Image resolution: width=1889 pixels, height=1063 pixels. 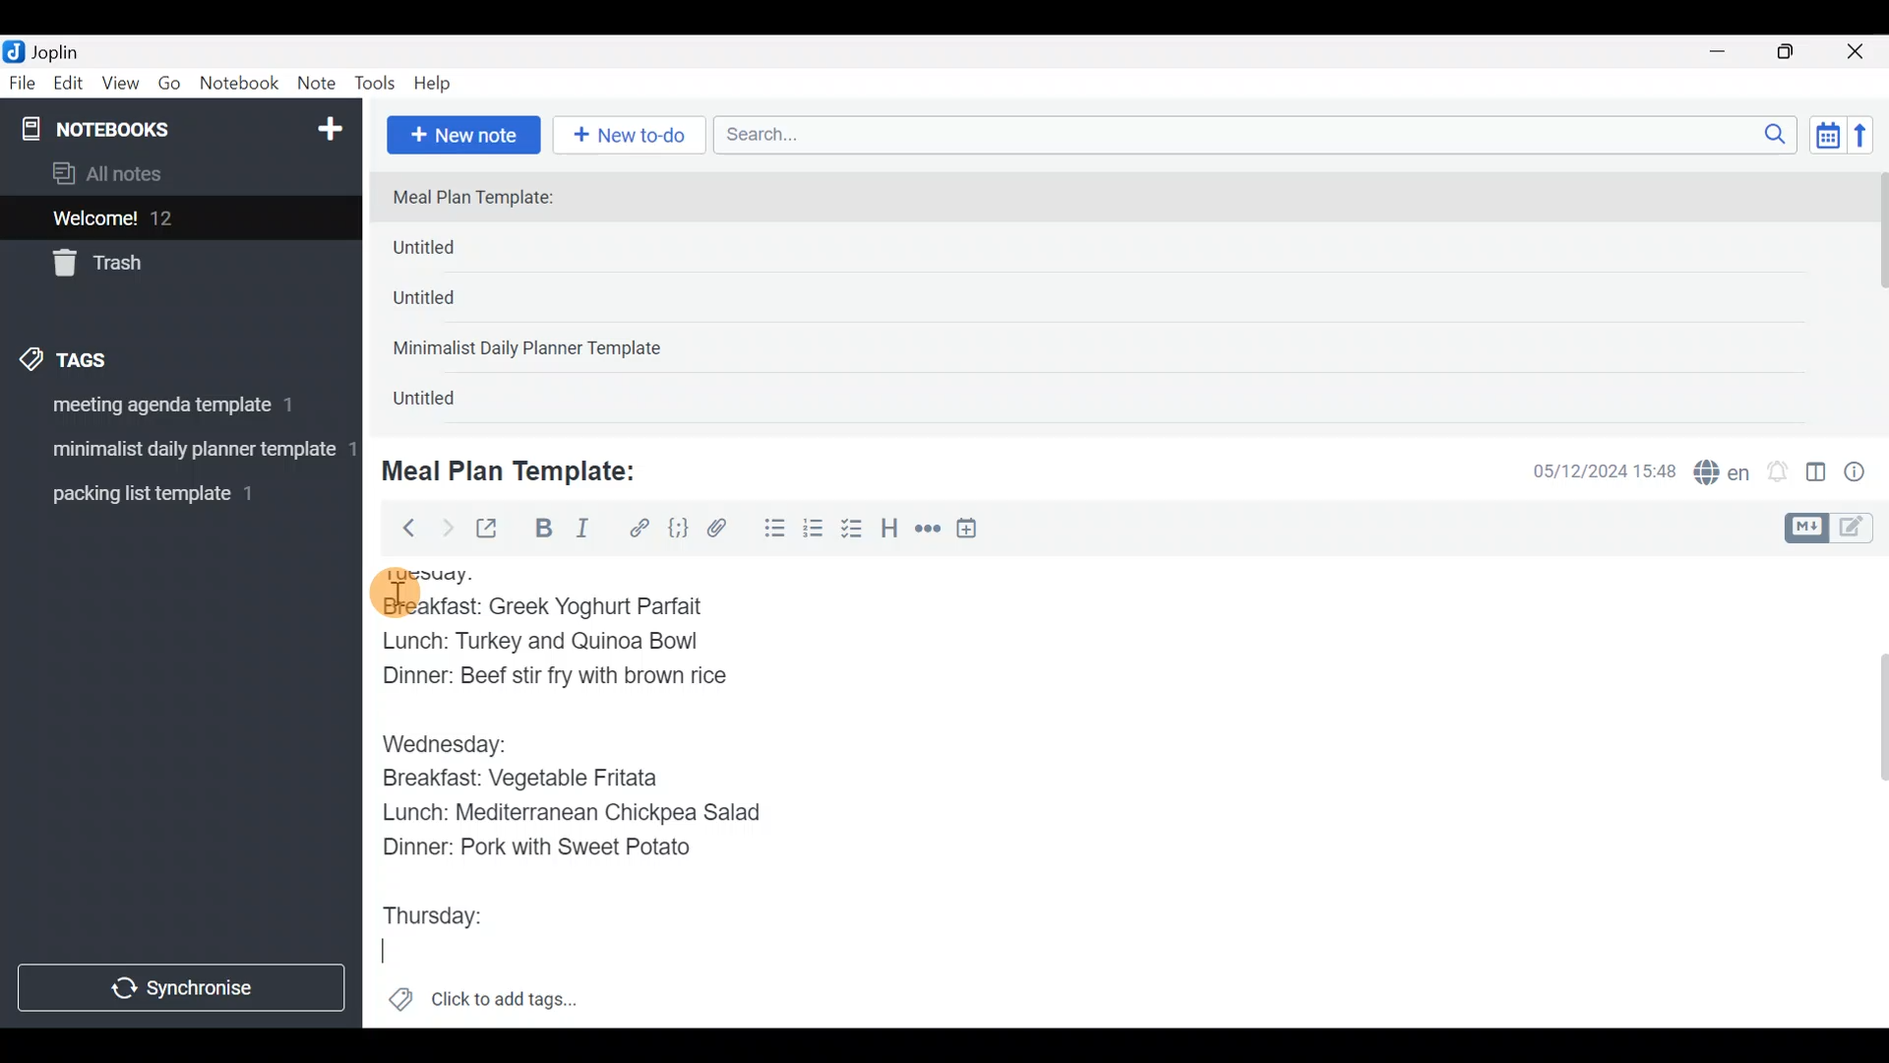 I want to click on Maximize, so click(x=1798, y=52).